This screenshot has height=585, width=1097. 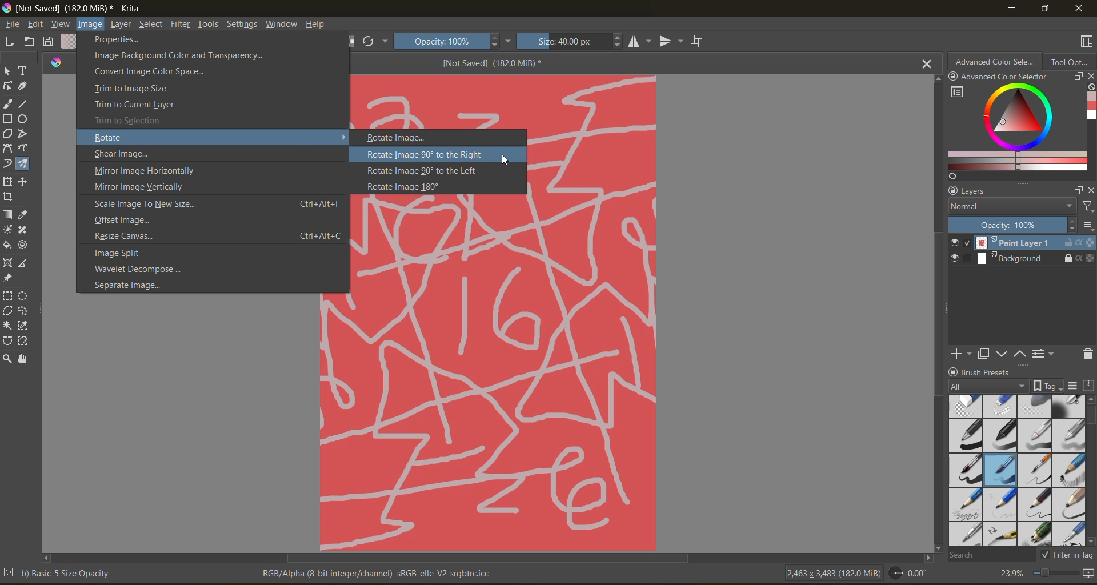 I want to click on close docker, so click(x=1090, y=76).